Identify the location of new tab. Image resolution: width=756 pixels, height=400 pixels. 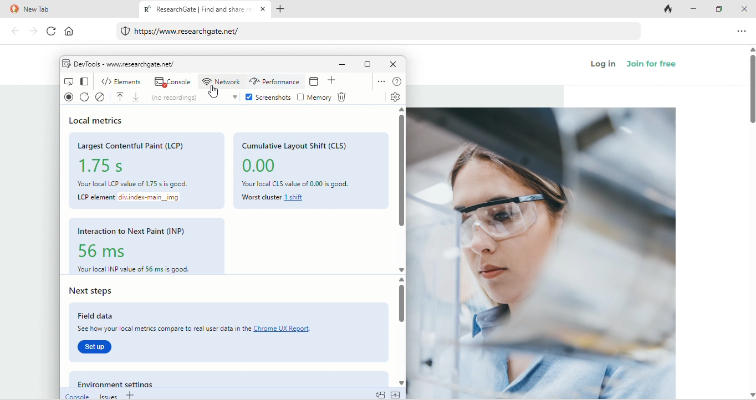
(67, 9).